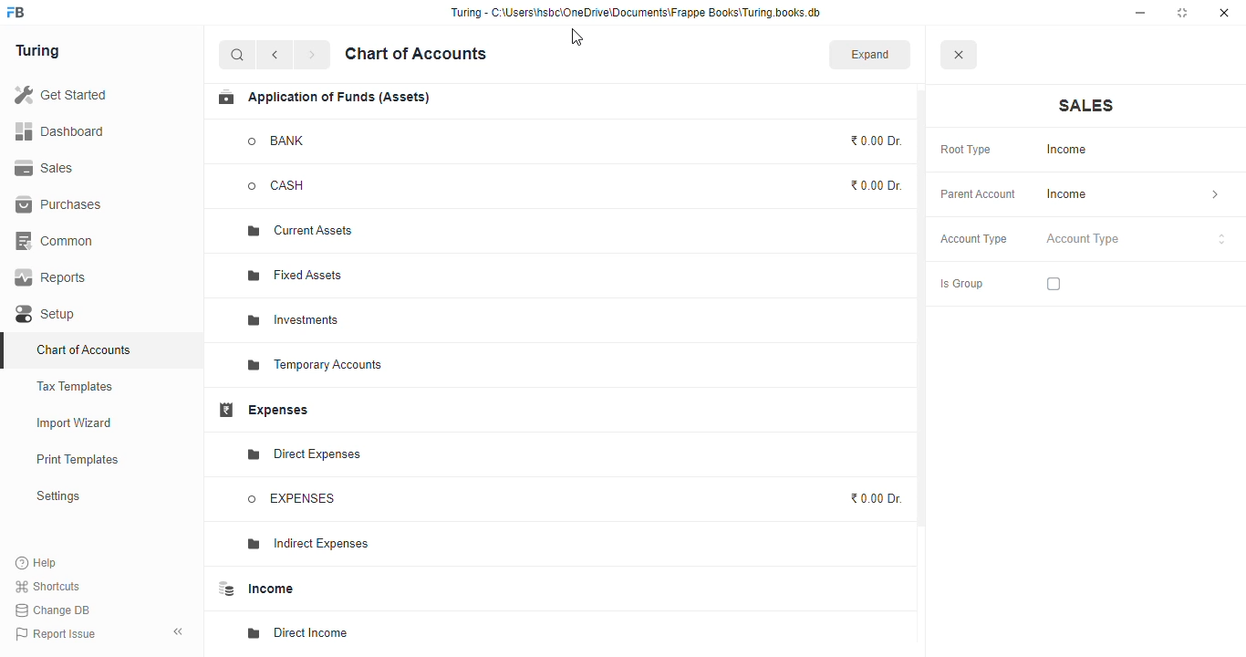 Image resolution: width=1246 pixels, height=657 pixels. Describe the element at coordinates (78, 459) in the screenshot. I see `print templates` at that location.